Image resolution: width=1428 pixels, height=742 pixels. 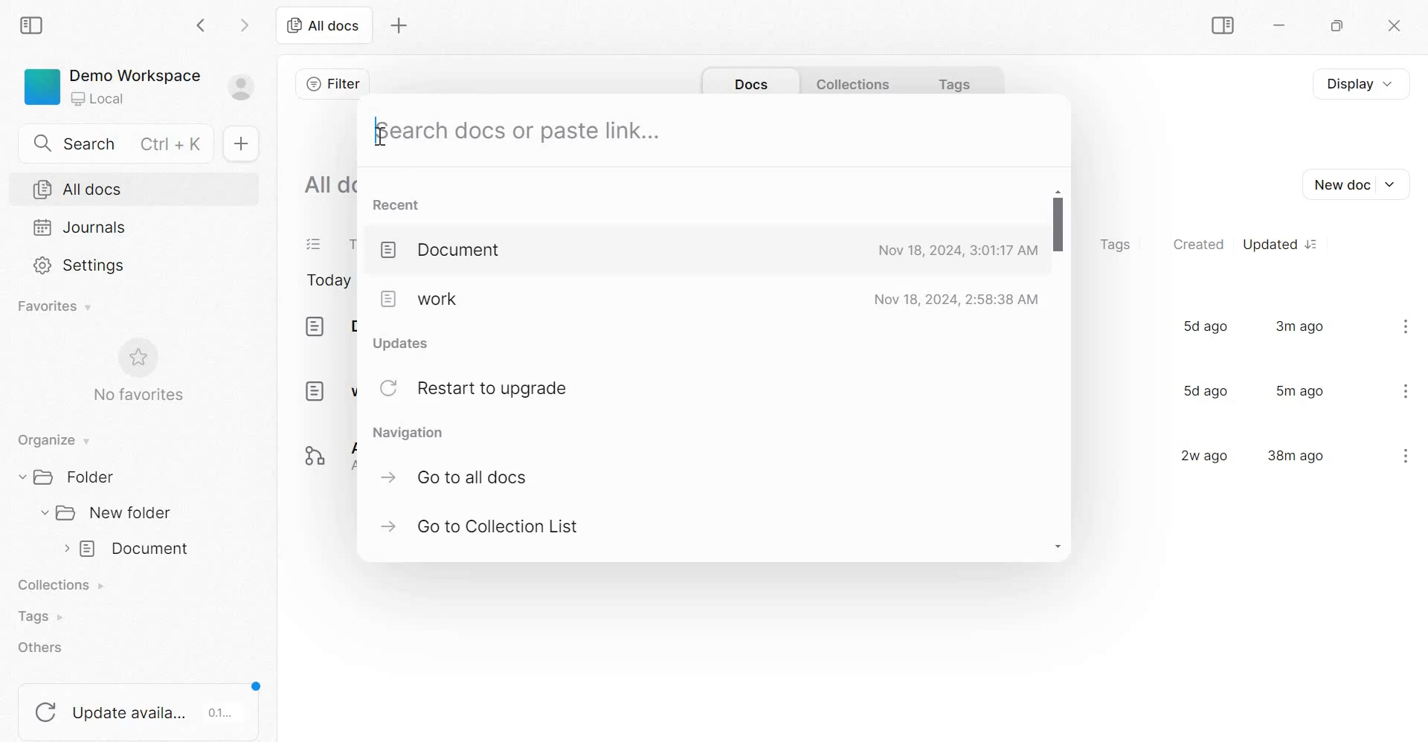 I want to click on Settings, so click(x=81, y=264).